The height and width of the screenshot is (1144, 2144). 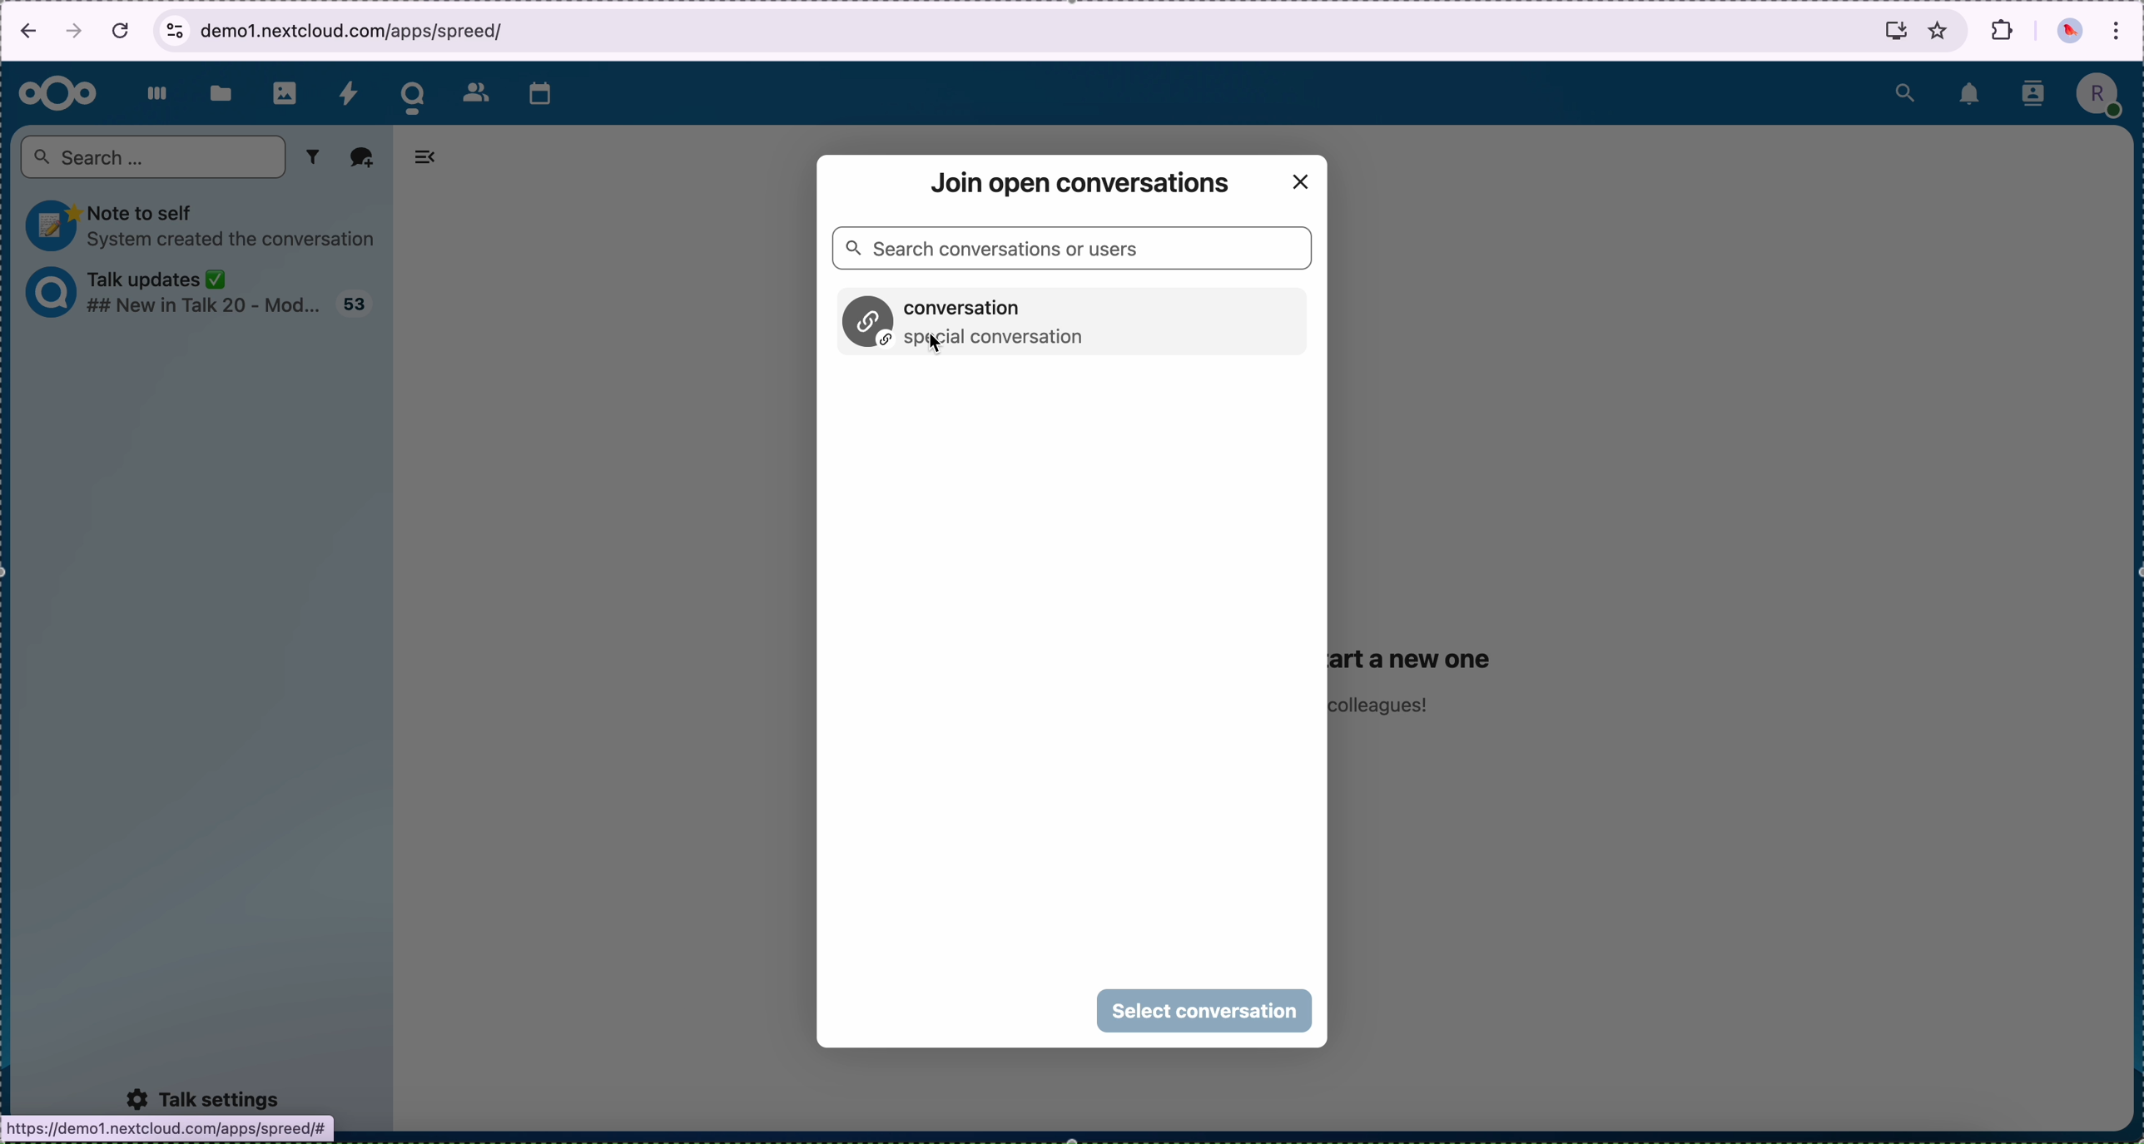 What do you see at coordinates (204, 1100) in the screenshot?
I see `talk settings` at bounding box center [204, 1100].